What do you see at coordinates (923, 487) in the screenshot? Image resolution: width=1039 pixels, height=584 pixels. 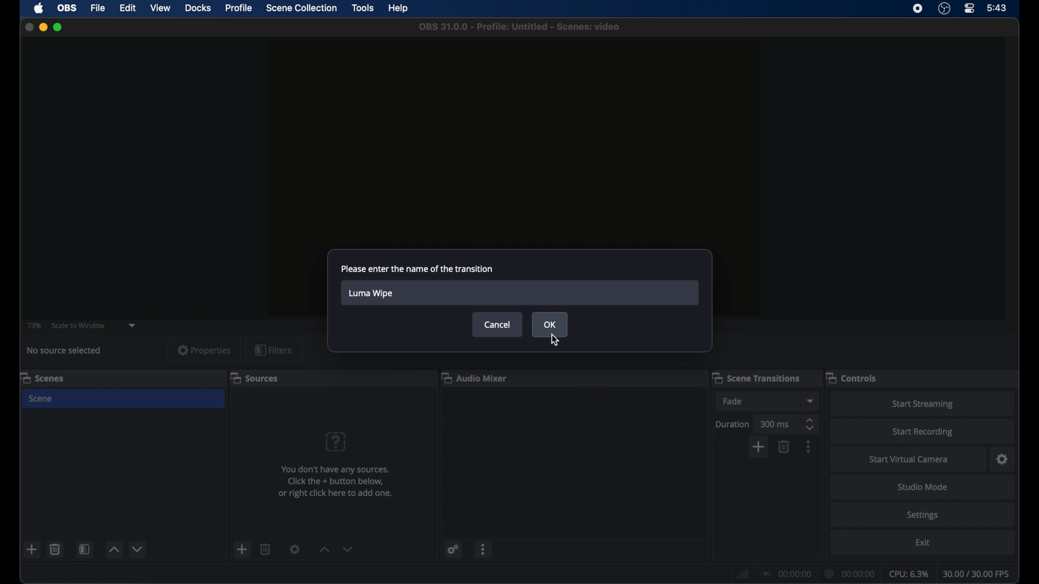 I see `studio mode` at bounding box center [923, 487].